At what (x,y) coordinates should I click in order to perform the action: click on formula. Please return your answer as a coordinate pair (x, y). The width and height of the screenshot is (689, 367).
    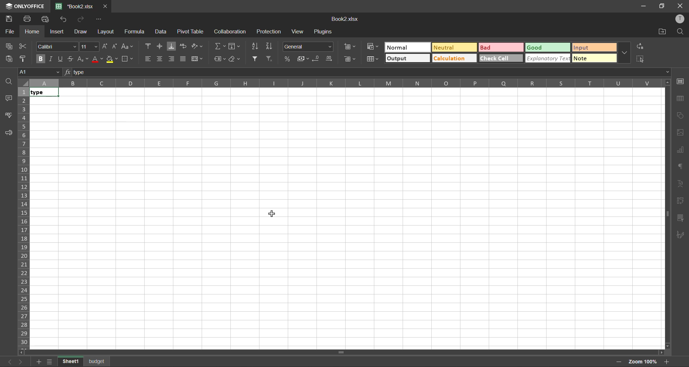
    Looking at the image, I should click on (135, 31).